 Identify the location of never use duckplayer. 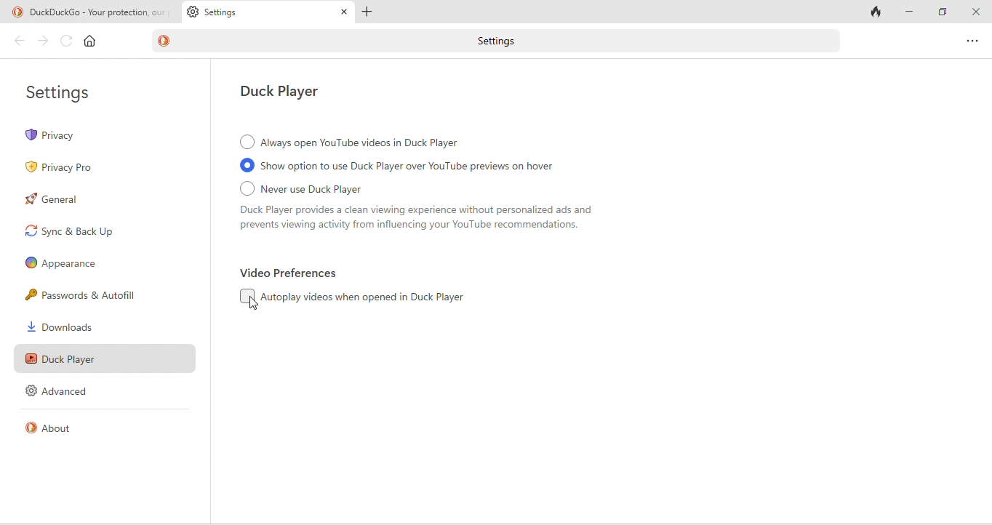
(444, 209).